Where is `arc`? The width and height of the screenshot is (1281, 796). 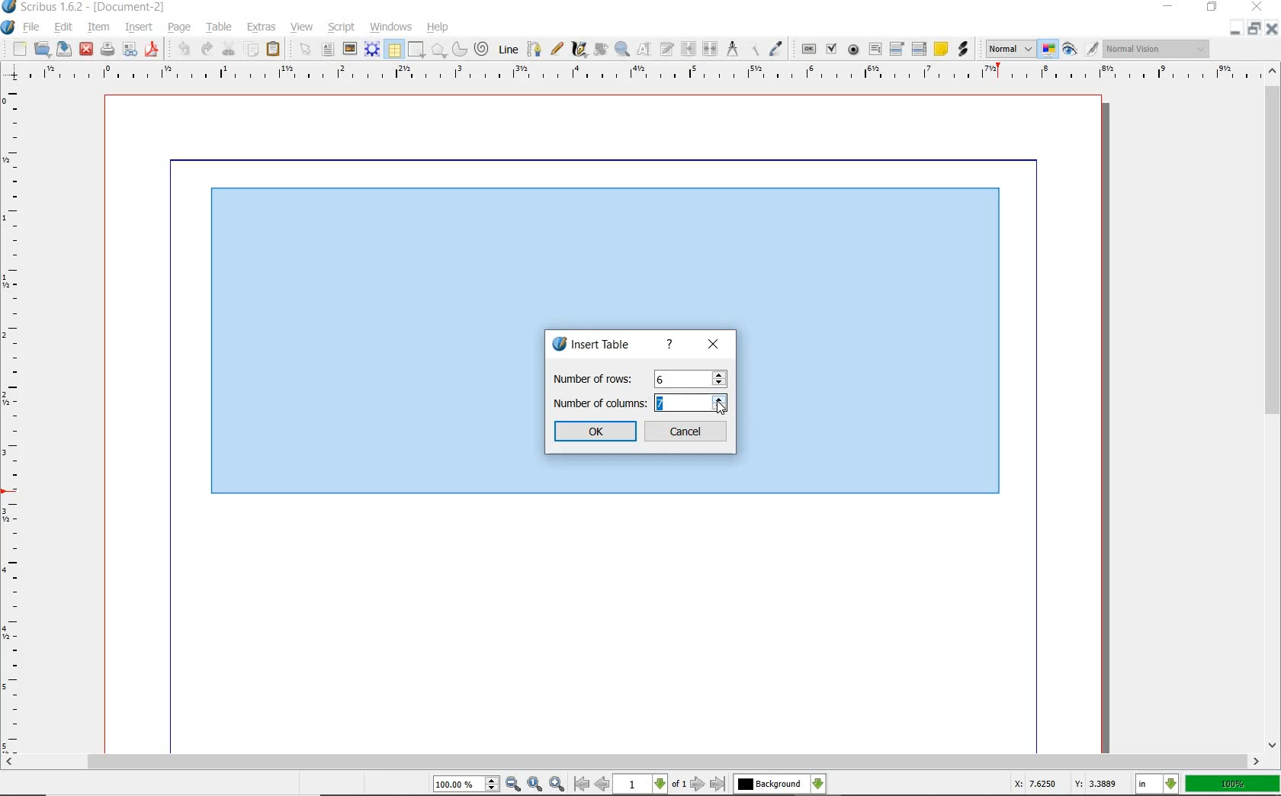 arc is located at coordinates (460, 52).